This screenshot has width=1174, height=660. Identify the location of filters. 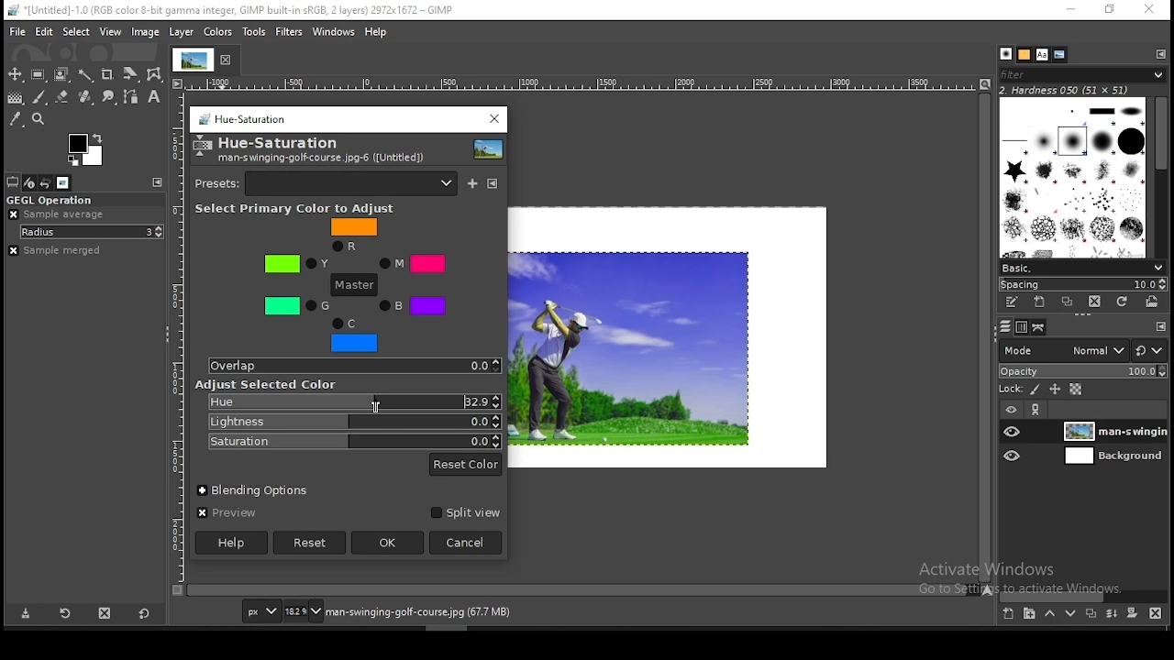
(288, 32).